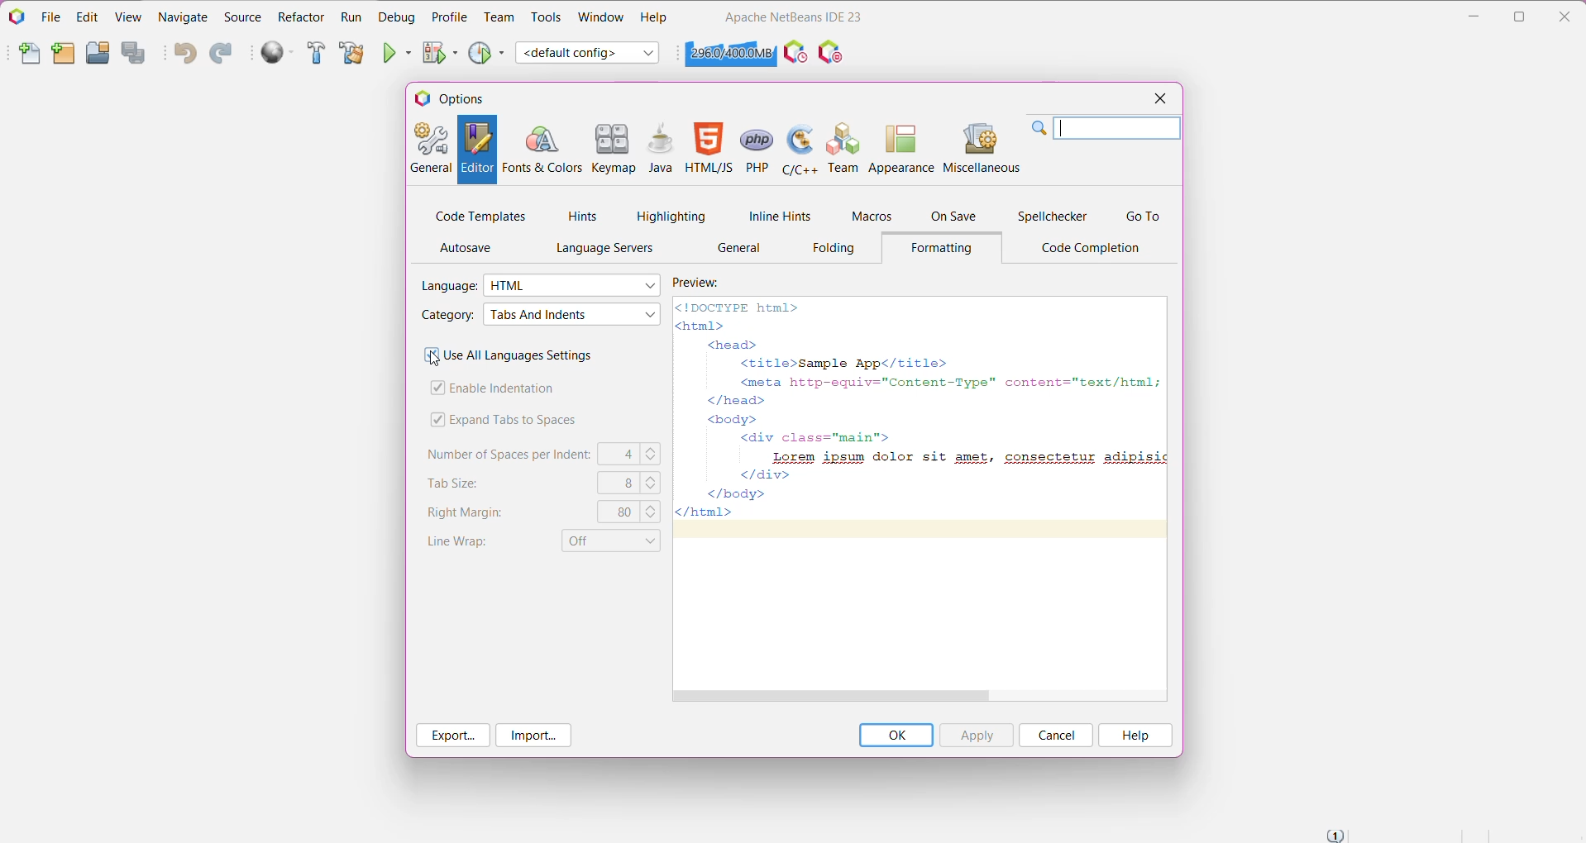 The image size is (1586, 843). I want to click on Tools, so click(543, 17).